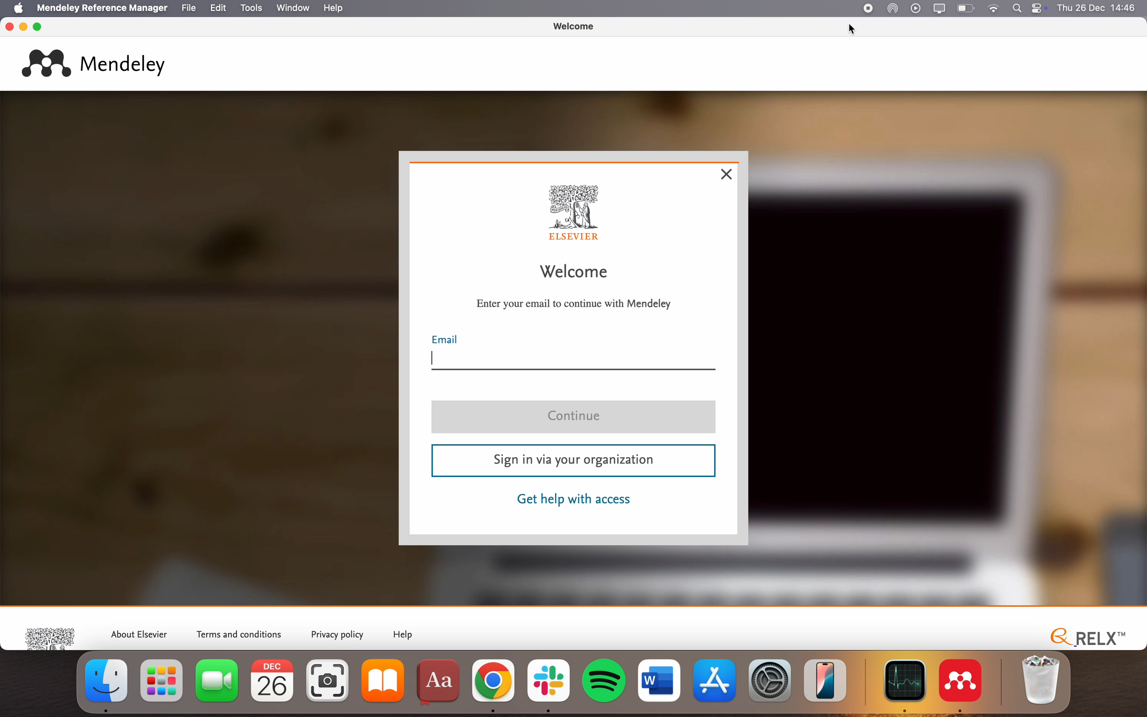 The image size is (1147, 717). Describe the element at coordinates (965, 686) in the screenshot. I see `opened Mendeley` at that location.